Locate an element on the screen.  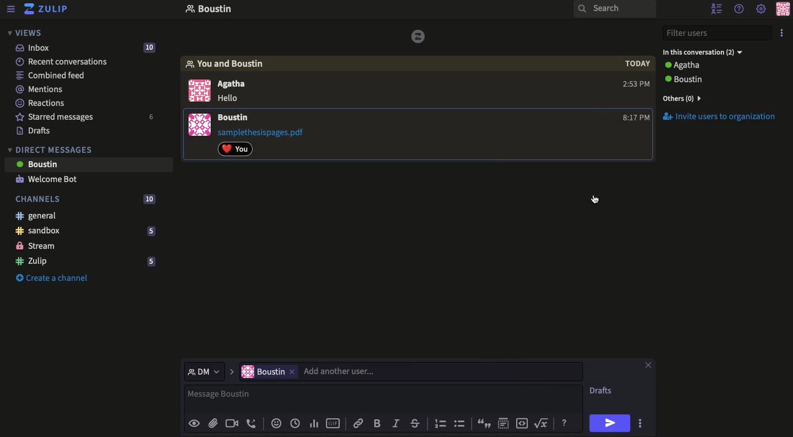
hello is located at coordinates (229, 98).